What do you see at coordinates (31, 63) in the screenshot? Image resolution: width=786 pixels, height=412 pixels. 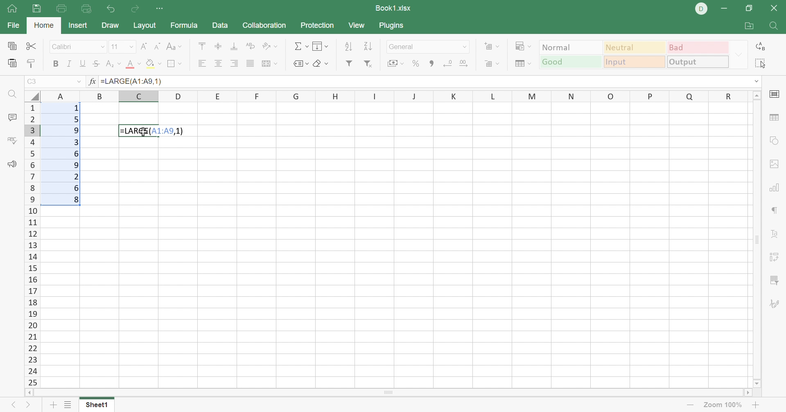 I see `Copy style` at bounding box center [31, 63].